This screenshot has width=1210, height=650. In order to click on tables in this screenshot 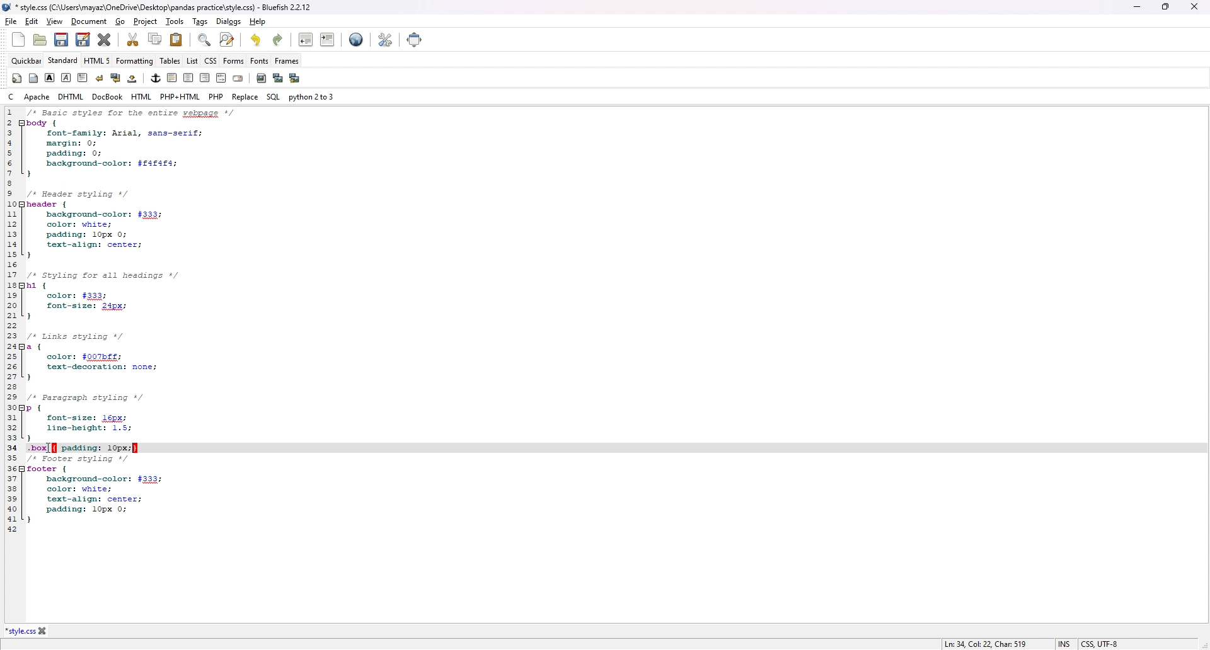, I will do `click(170, 61)`.